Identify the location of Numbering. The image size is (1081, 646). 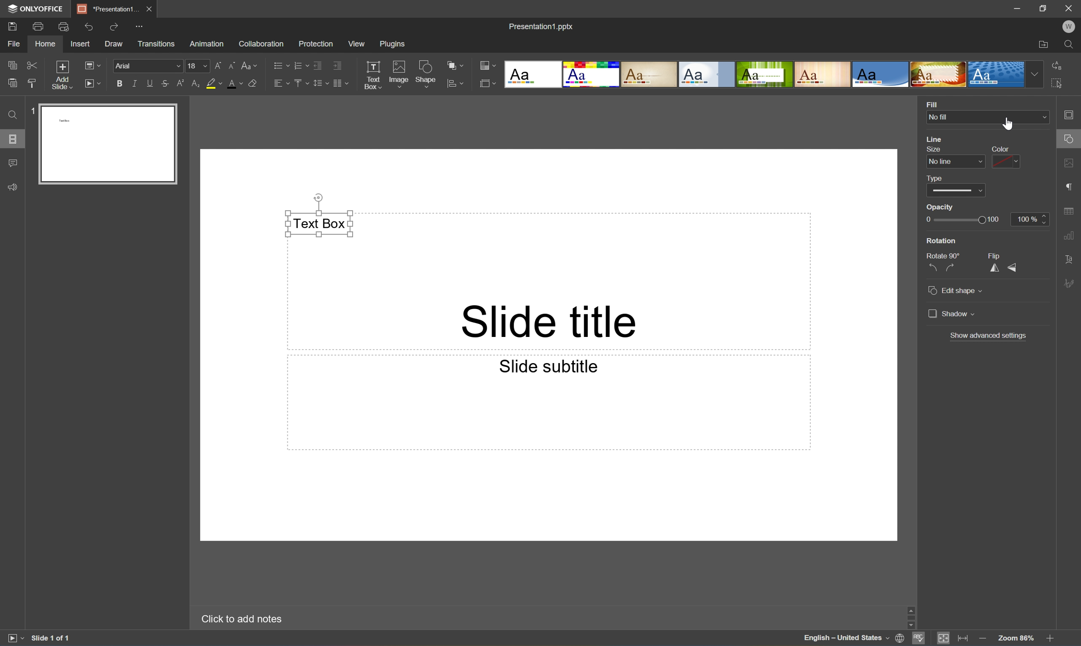
(297, 65).